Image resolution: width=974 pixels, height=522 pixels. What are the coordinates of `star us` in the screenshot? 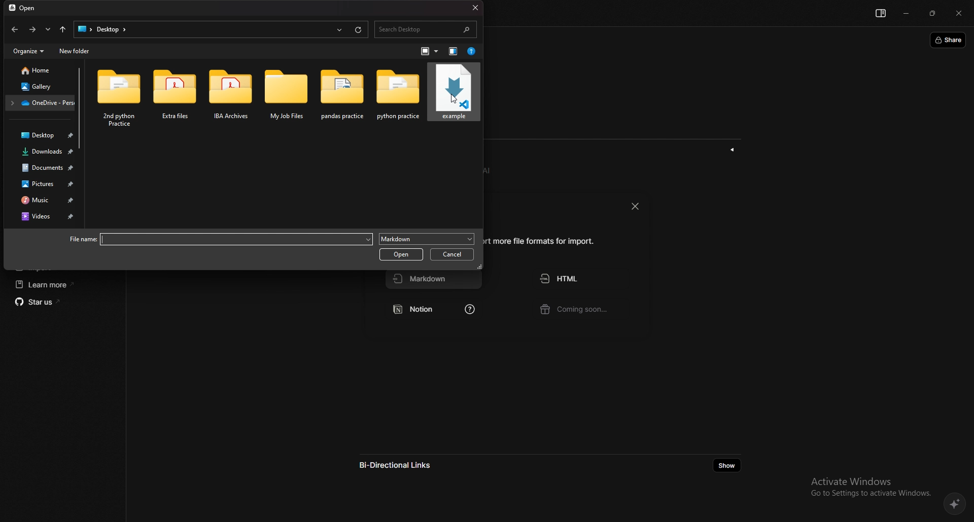 It's located at (61, 302).